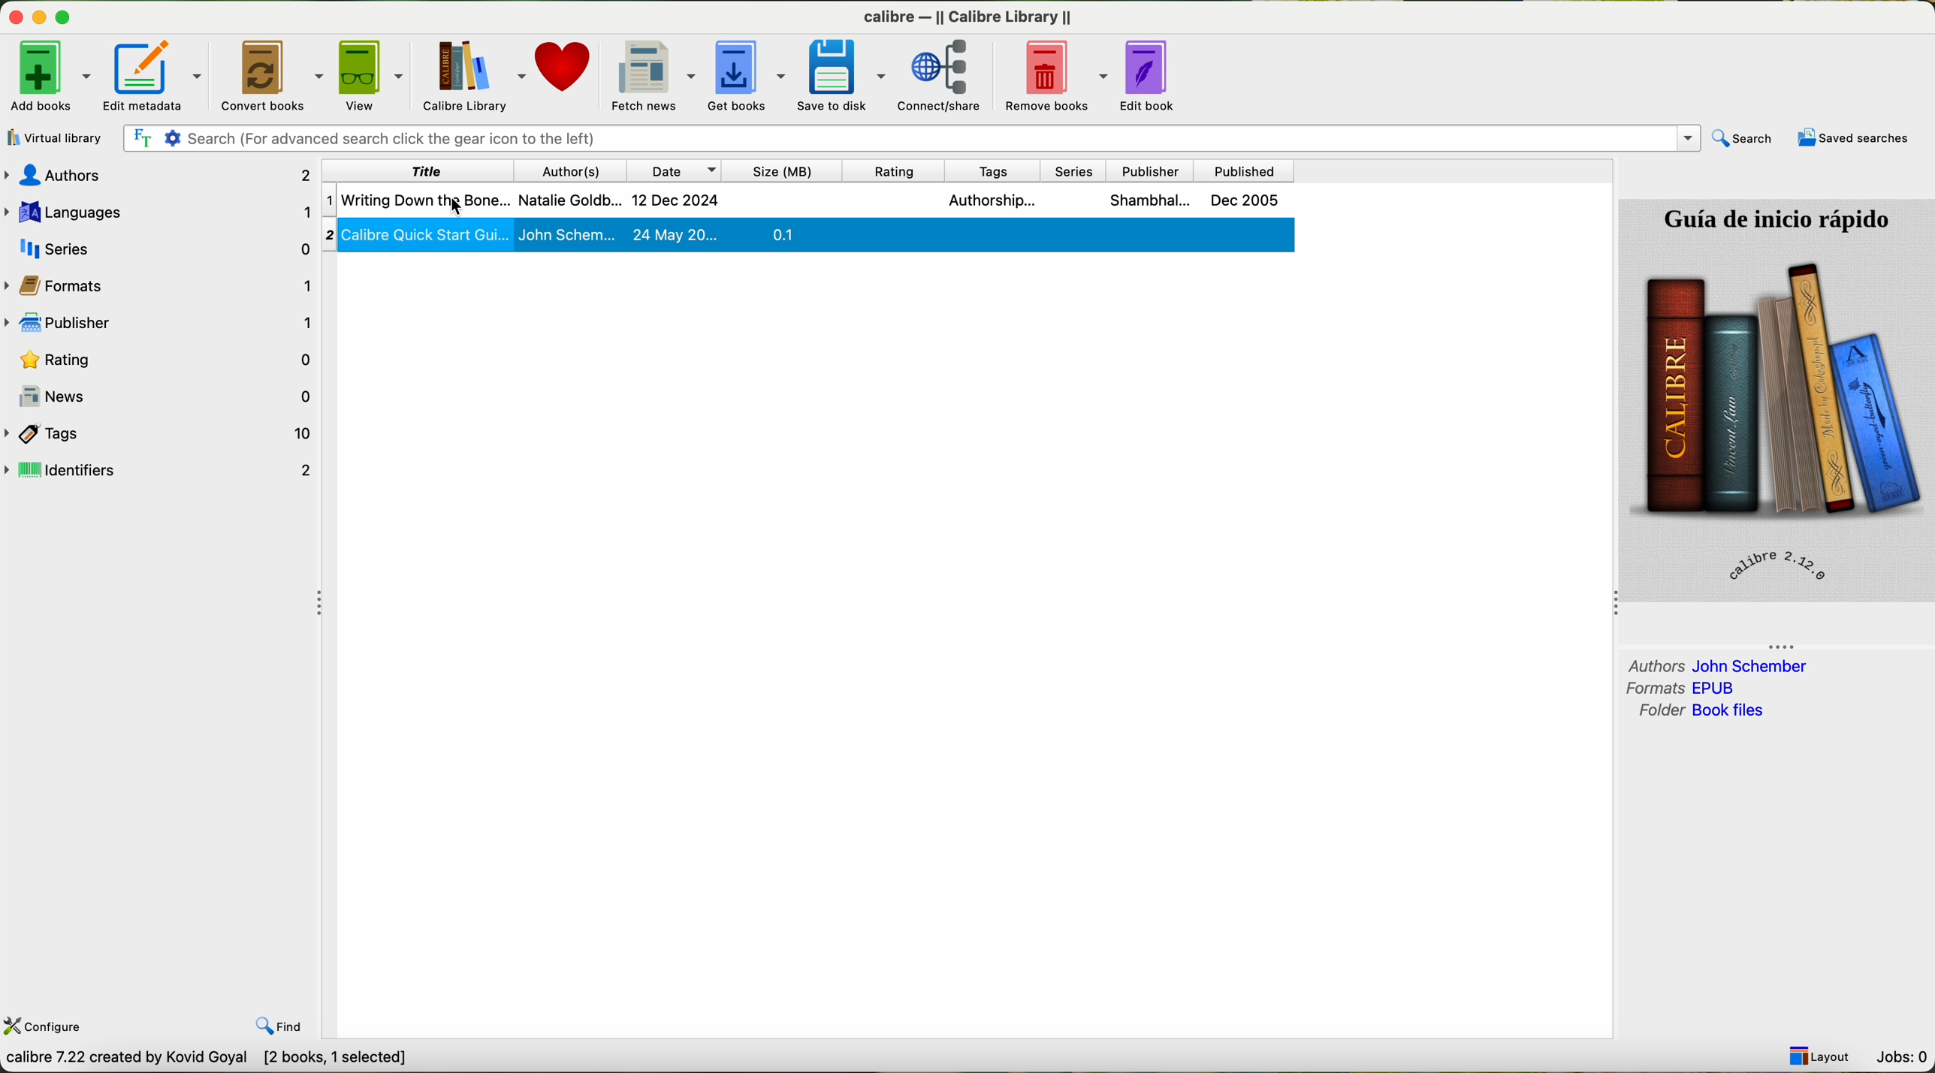 The image size is (1935, 1073). Describe the element at coordinates (987, 172) in the screenshot. I see `tags` at that location.